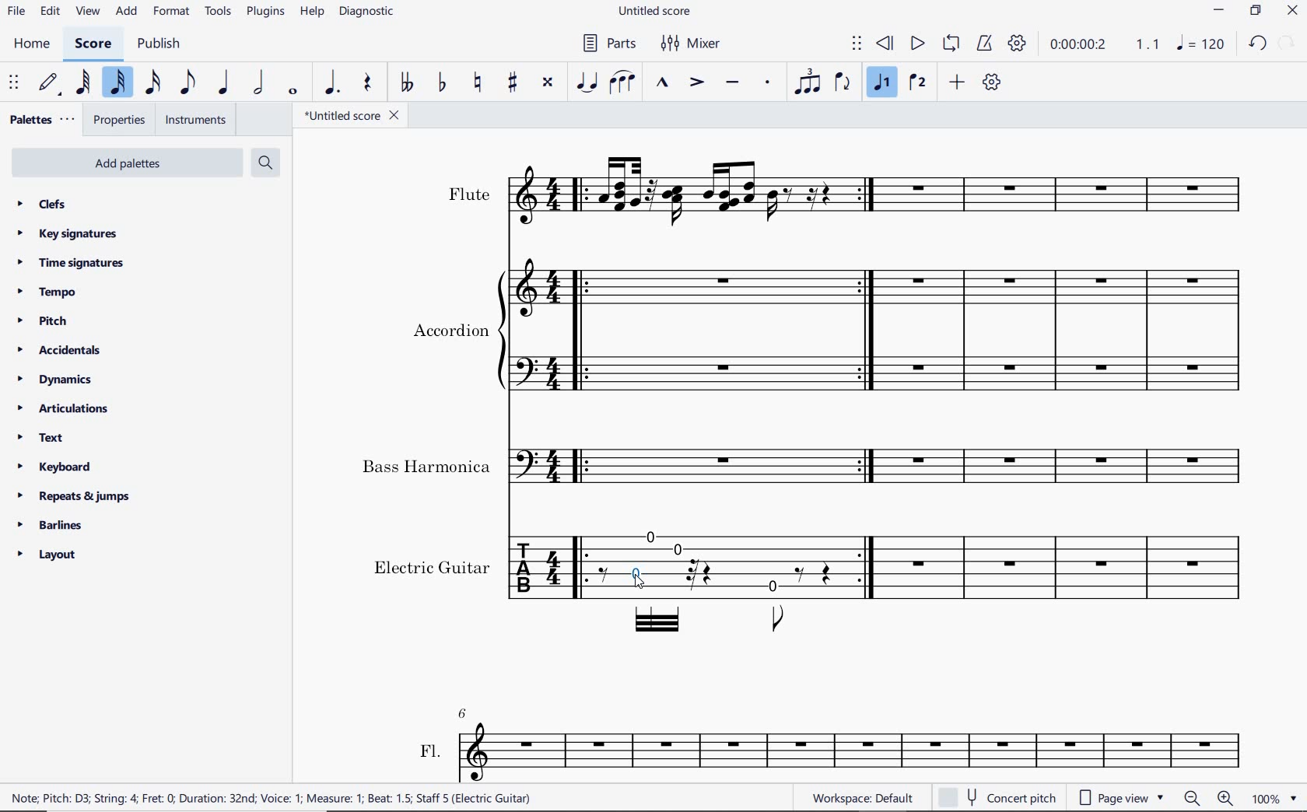 Image resolution: width=1307 pixels, height=812 pixels. Describe the element at coordinates (264, 12) in the screenshot. I see `plugins` at that location.